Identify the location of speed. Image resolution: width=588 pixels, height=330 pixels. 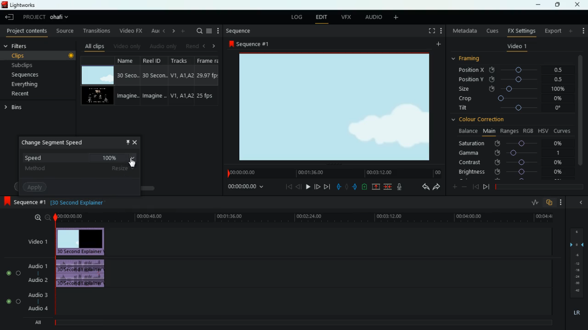
(80, 158).